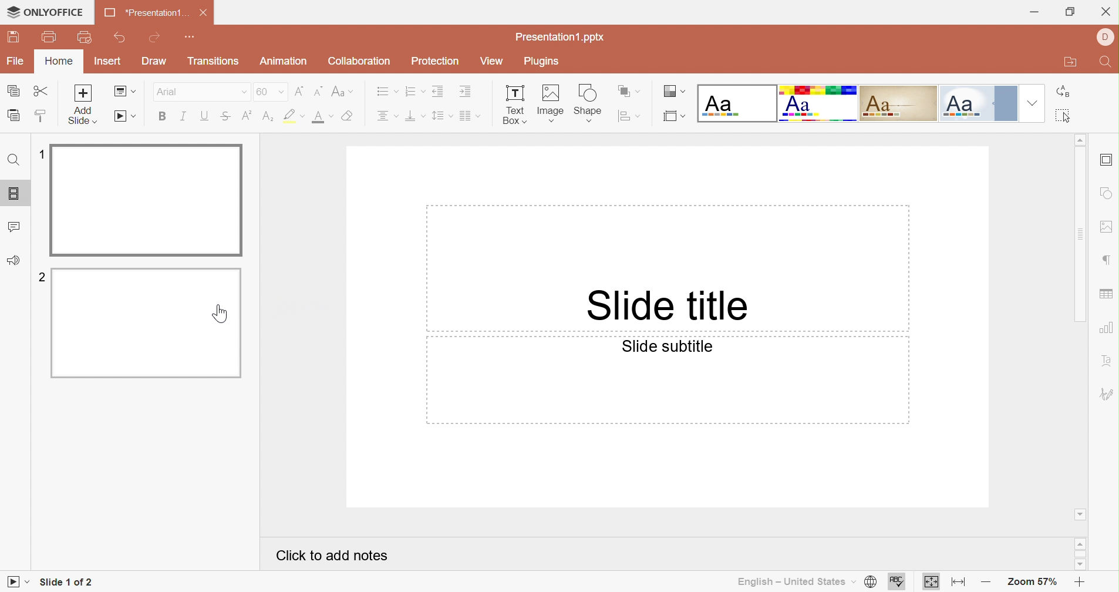 The height and width of the screenshot is (592, 1119). What do you see at coordinates (975, 103) in the screenshot?
I see `Official` at bounding box center [975, 103].